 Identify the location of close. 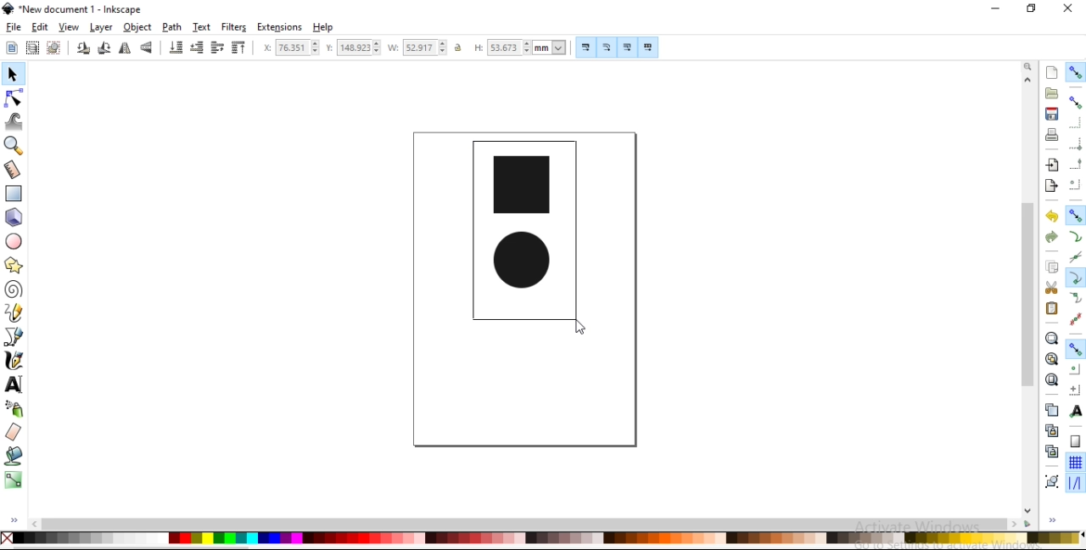
(1067, 8).